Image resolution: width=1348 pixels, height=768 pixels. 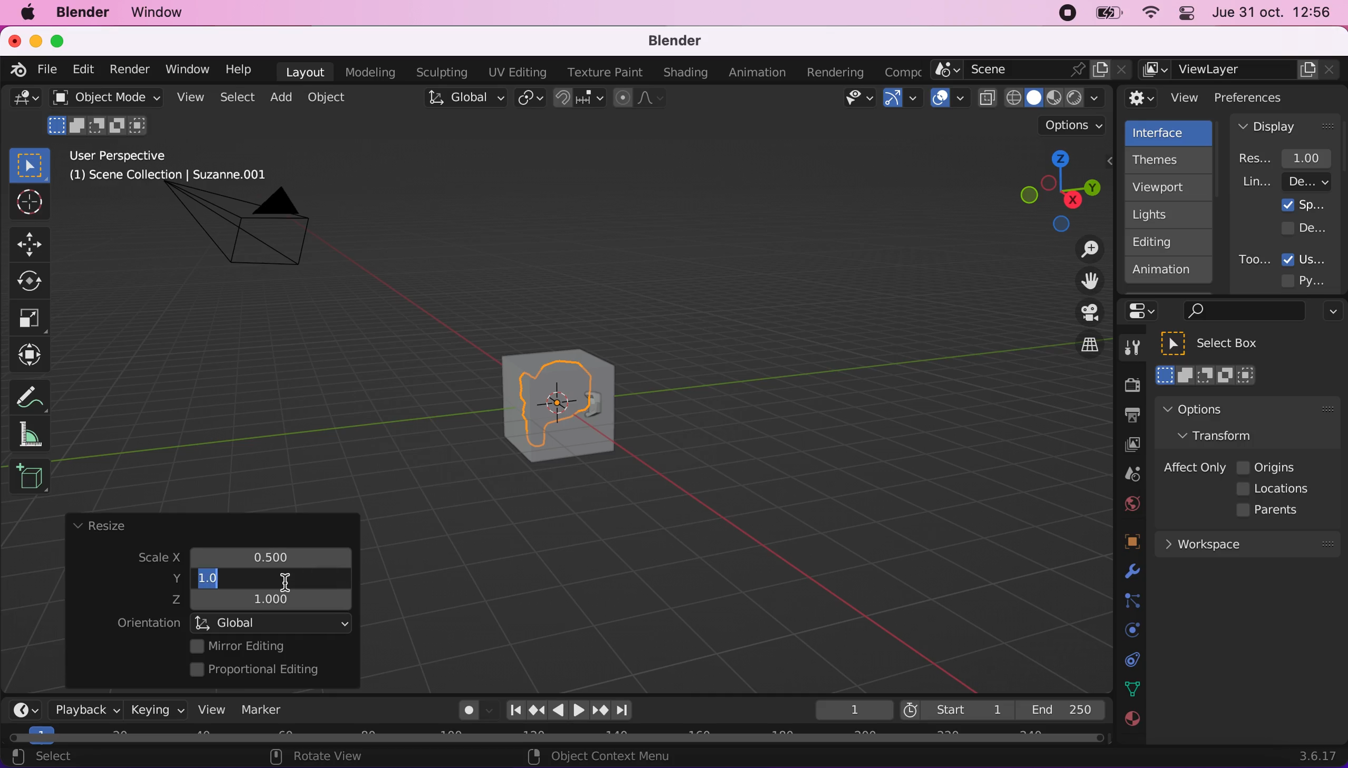 I want to click on , so click(x=35, y=282).